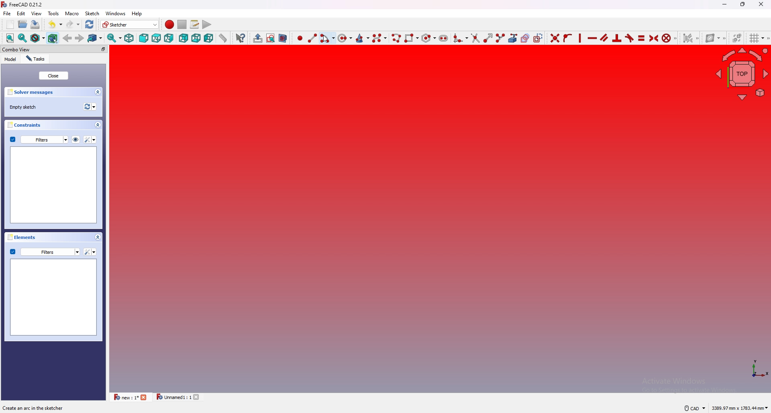 This screenshot has width=771, height=413. What do you see at coordinates (605, 38) in the screenshot?
I see `constraint parallel` at bounding box center [605, 38].